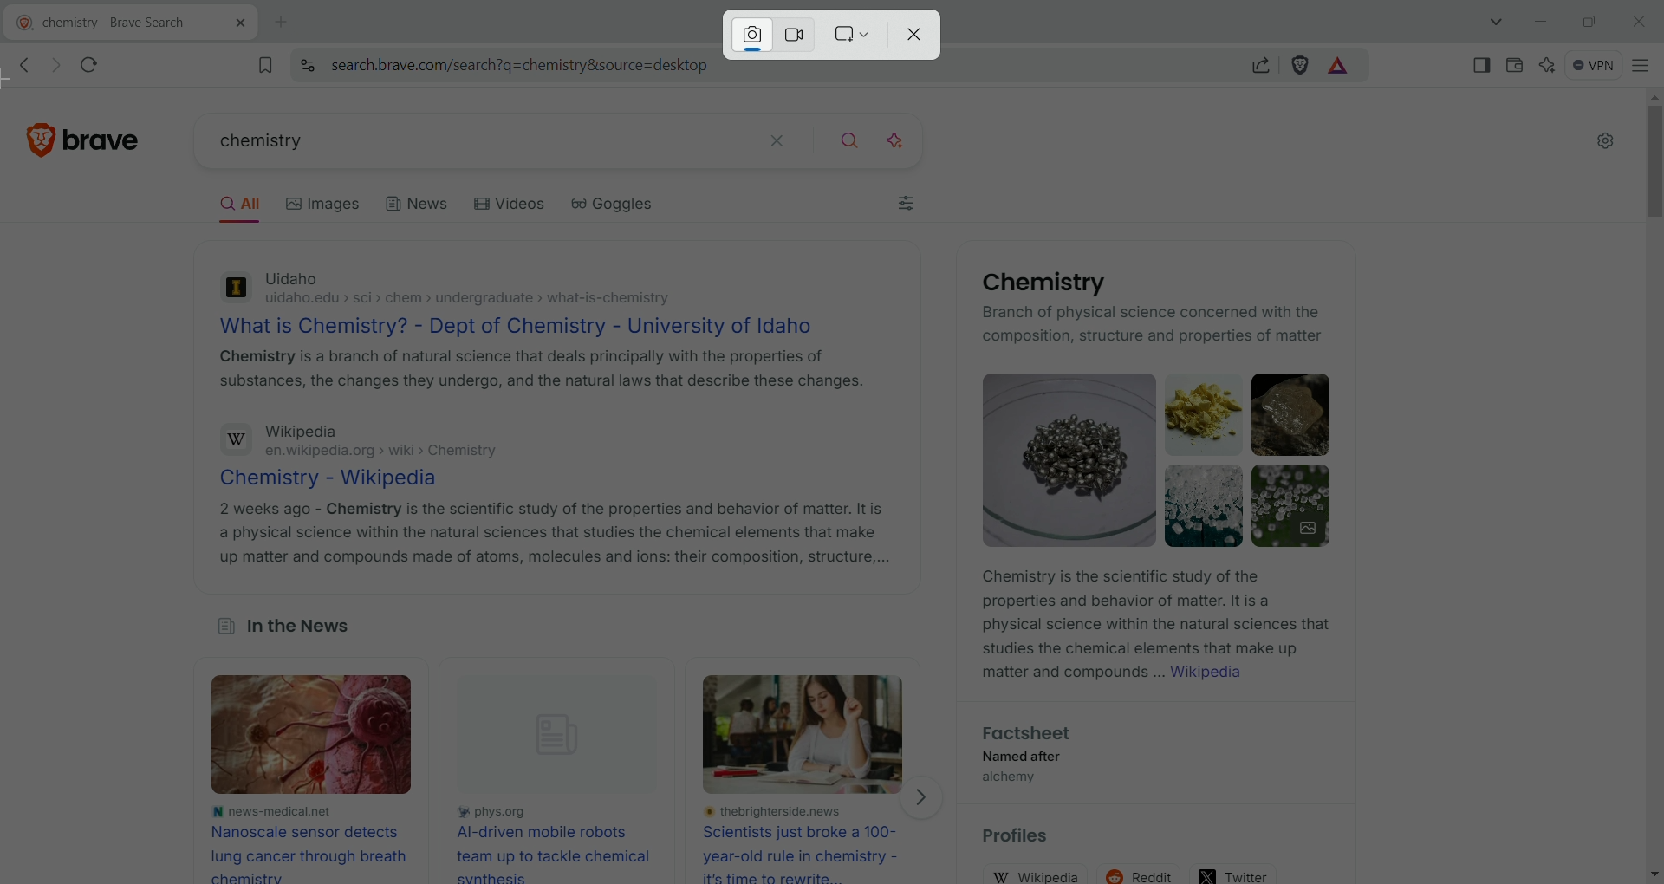 The height and width of the screenshot is (884, 1664). I want to click on answer with AI, so click(906, 138).